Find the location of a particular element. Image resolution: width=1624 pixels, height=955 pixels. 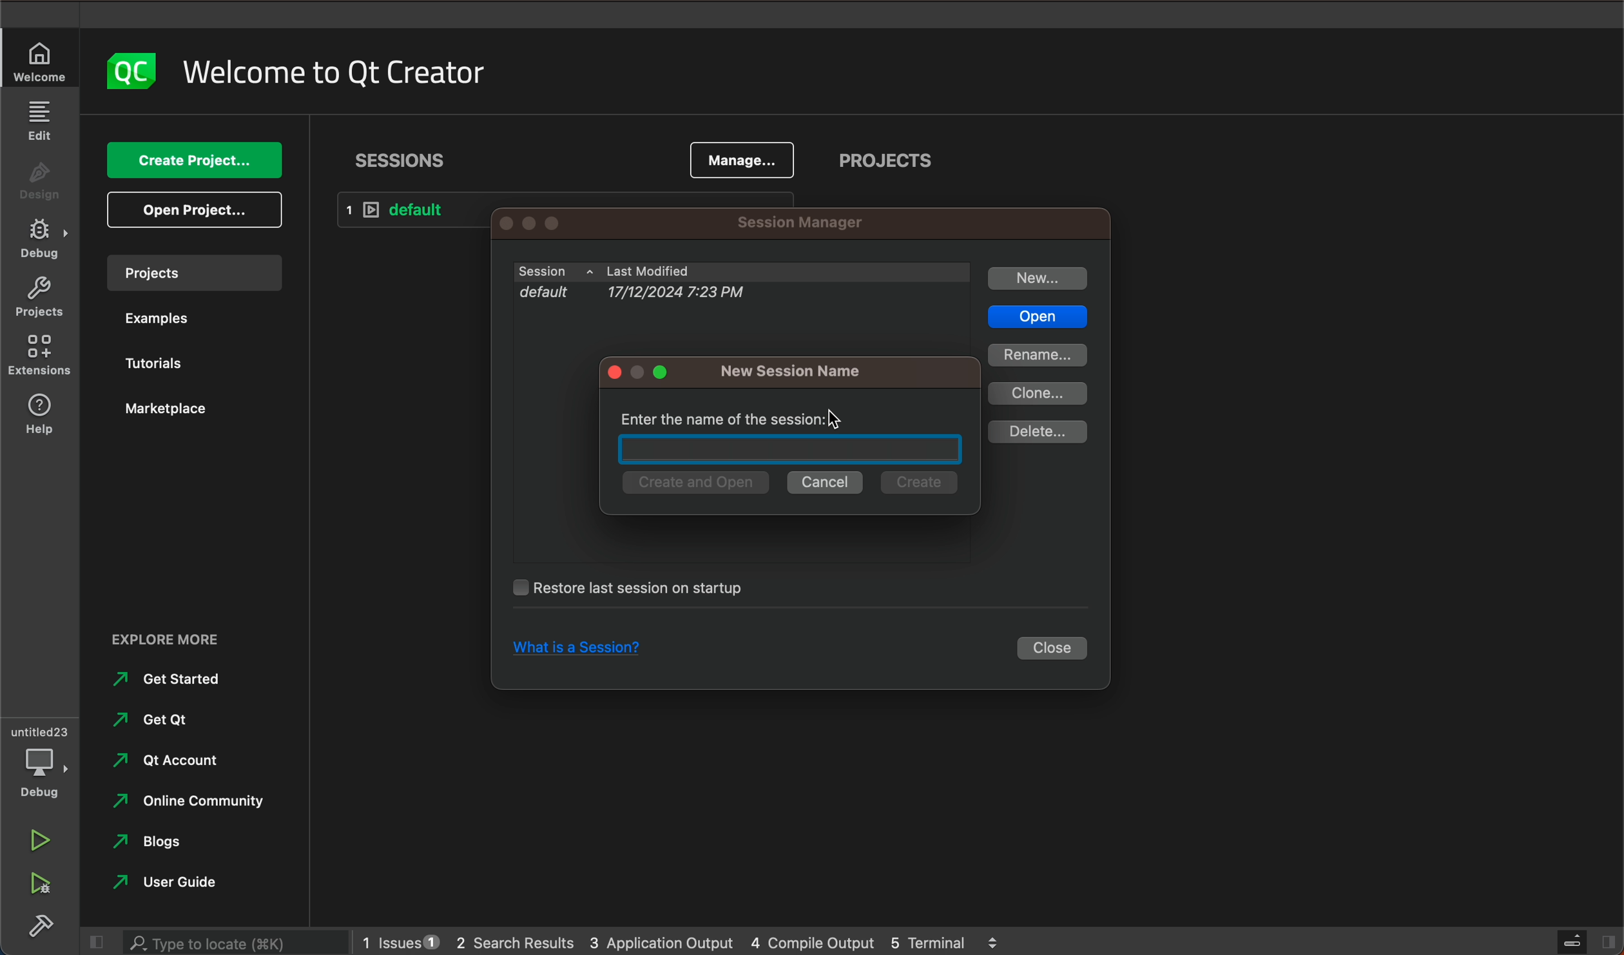

new session name is located at coordinates (795, 371).